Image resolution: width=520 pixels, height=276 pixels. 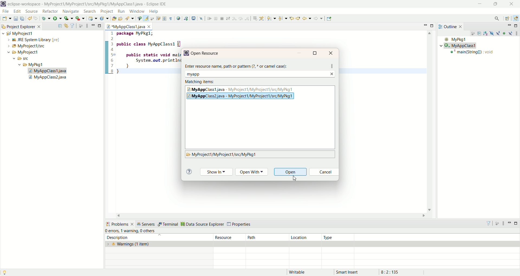 I want to click on open web browser, so click(x=178, y=18).